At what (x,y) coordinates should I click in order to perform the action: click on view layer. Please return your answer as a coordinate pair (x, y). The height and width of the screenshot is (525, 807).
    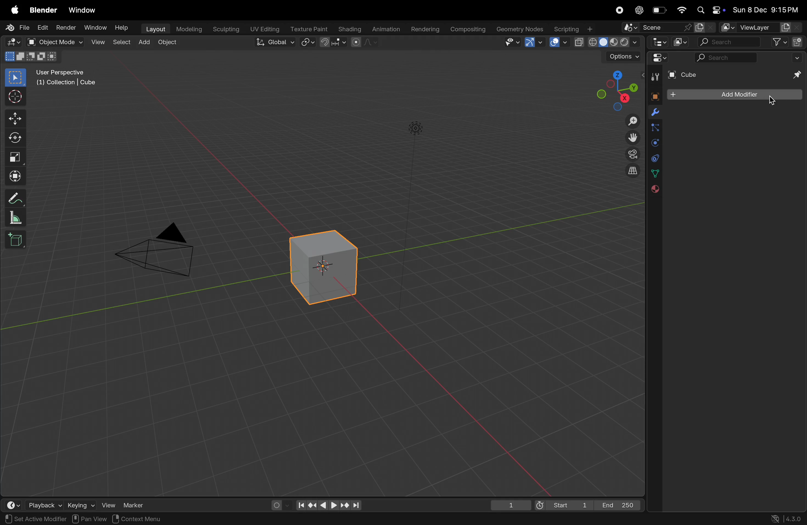
    Looking at the image, I should click on (759, 28).